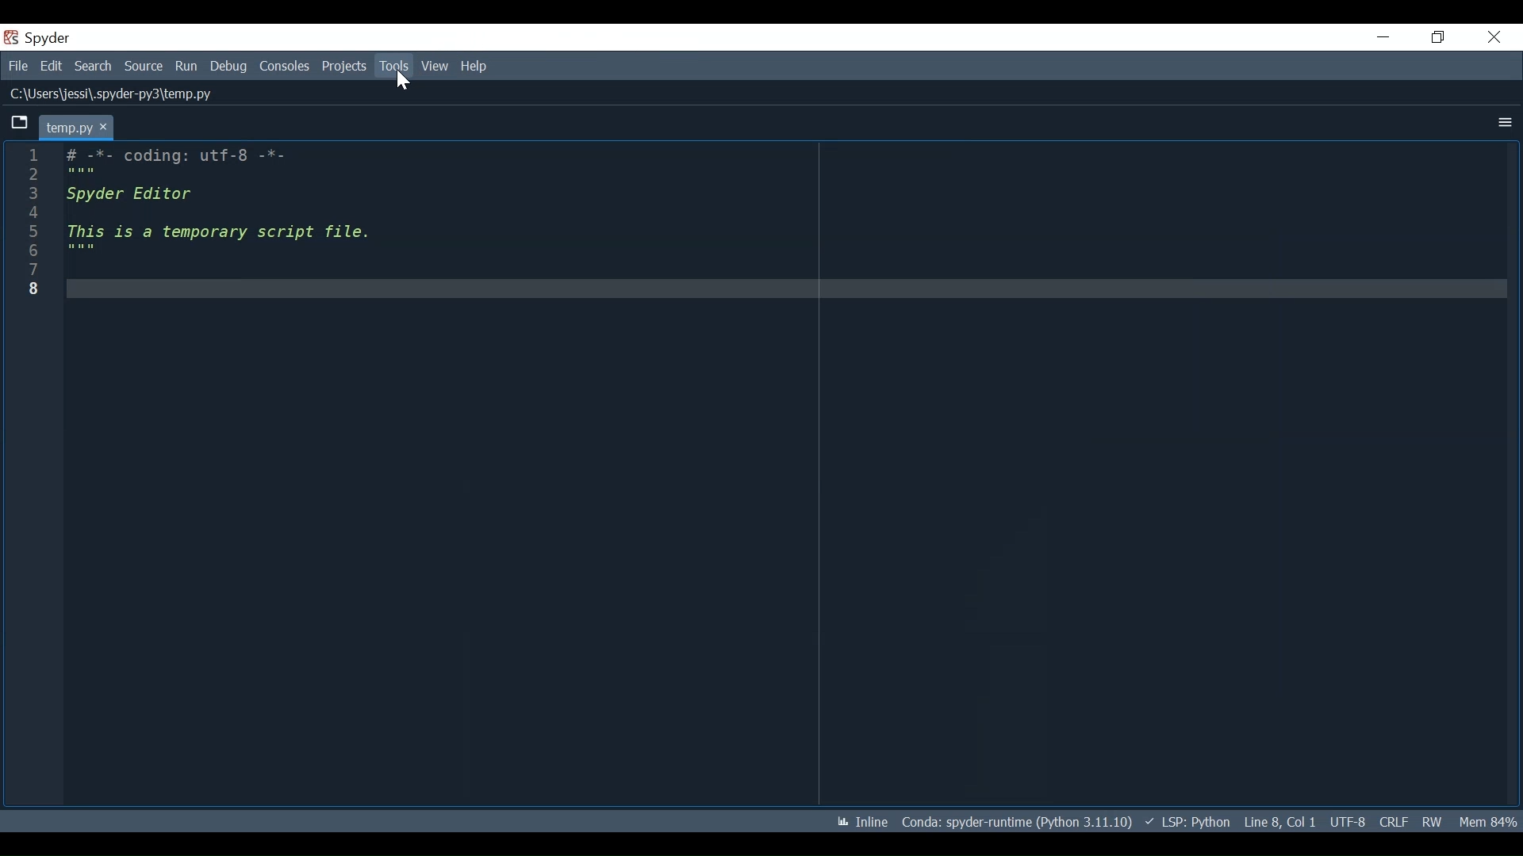 The height and width of the screenshot is (856, 1523). Describe the element at coordinates (75, 126) in the screenshot. I see `Current Tab` at that location.